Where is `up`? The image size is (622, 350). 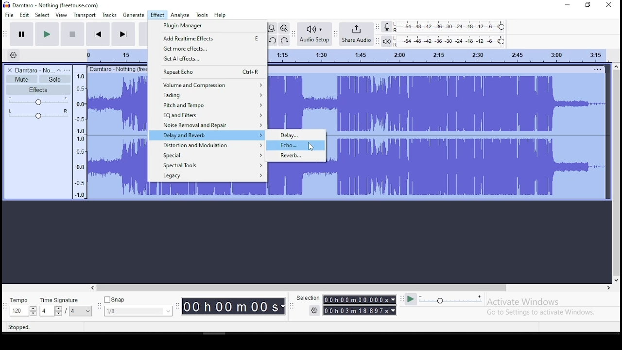 up is located at coordinates (616, 66).